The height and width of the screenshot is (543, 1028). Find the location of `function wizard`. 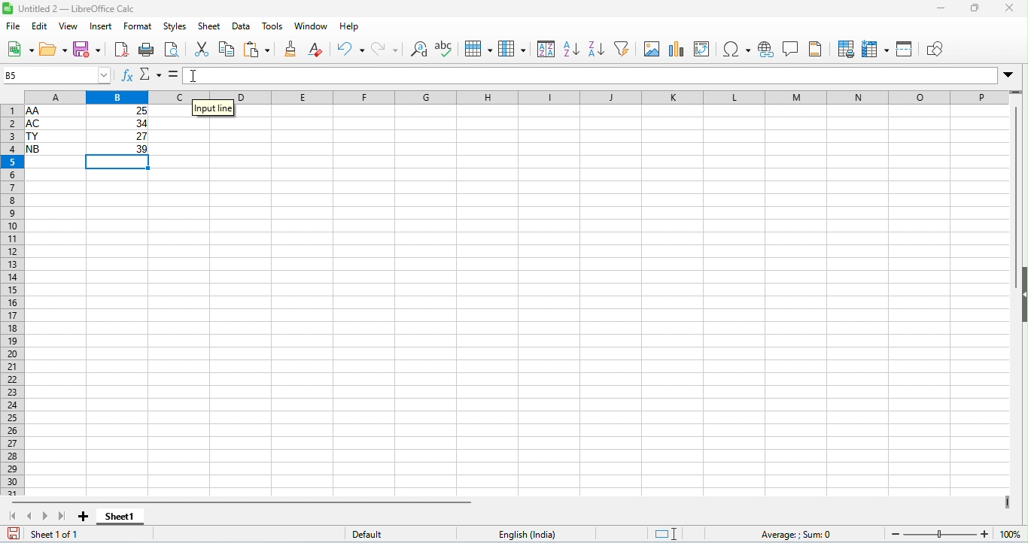

function wizard is located at coordinates (127, 76).